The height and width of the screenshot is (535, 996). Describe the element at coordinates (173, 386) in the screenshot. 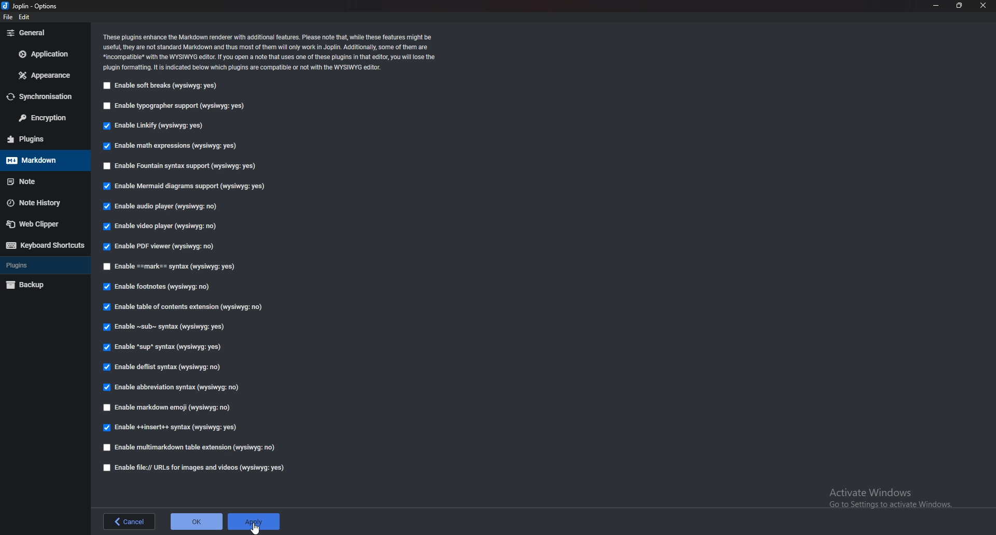

I see `enable Abbreviation Syntax` at that location.